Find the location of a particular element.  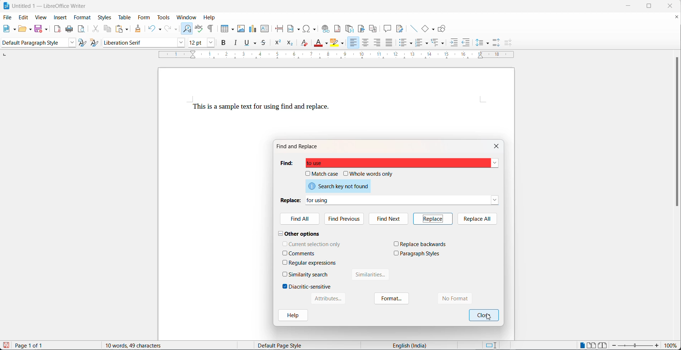

style options is located at coordinates (70, 43).